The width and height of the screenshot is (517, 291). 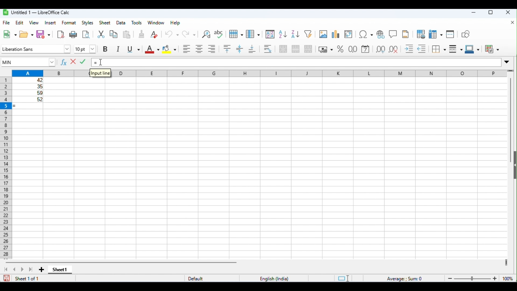 What do you see at coordinates (435, 34) in the screenshot?
I see `freeze rows and columns` at bounding box center [435, 34].